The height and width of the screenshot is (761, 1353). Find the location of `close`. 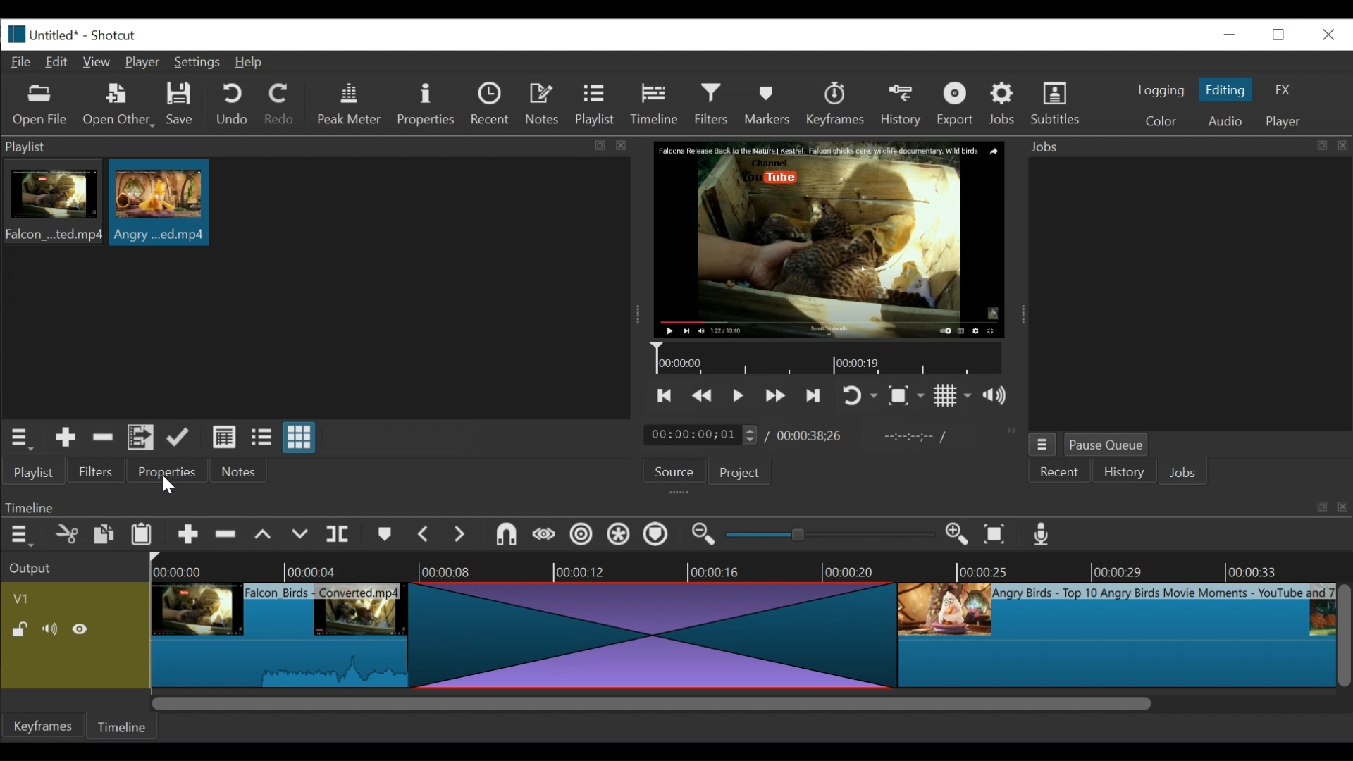

close is located at coordinates (1327, 33).